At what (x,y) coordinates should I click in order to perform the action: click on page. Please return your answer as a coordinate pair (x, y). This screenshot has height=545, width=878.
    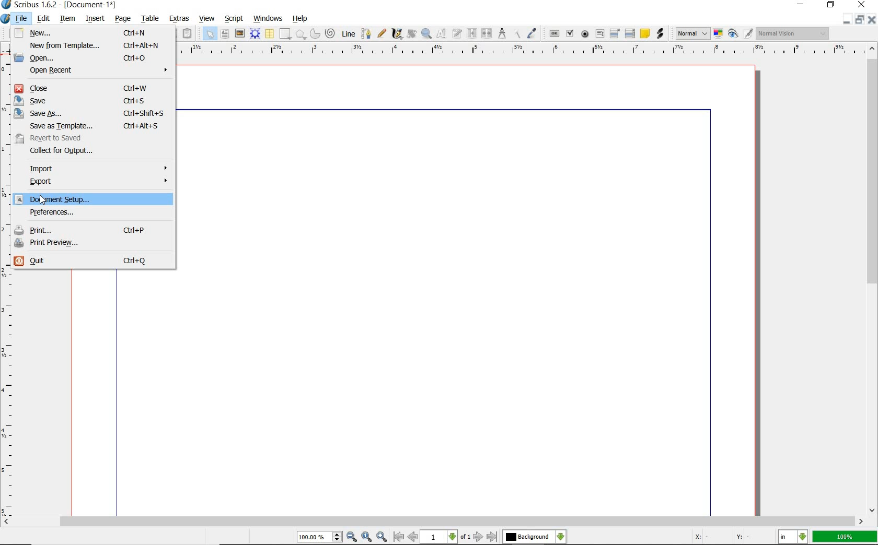
    Looking at the image, I should click on (125, 19).